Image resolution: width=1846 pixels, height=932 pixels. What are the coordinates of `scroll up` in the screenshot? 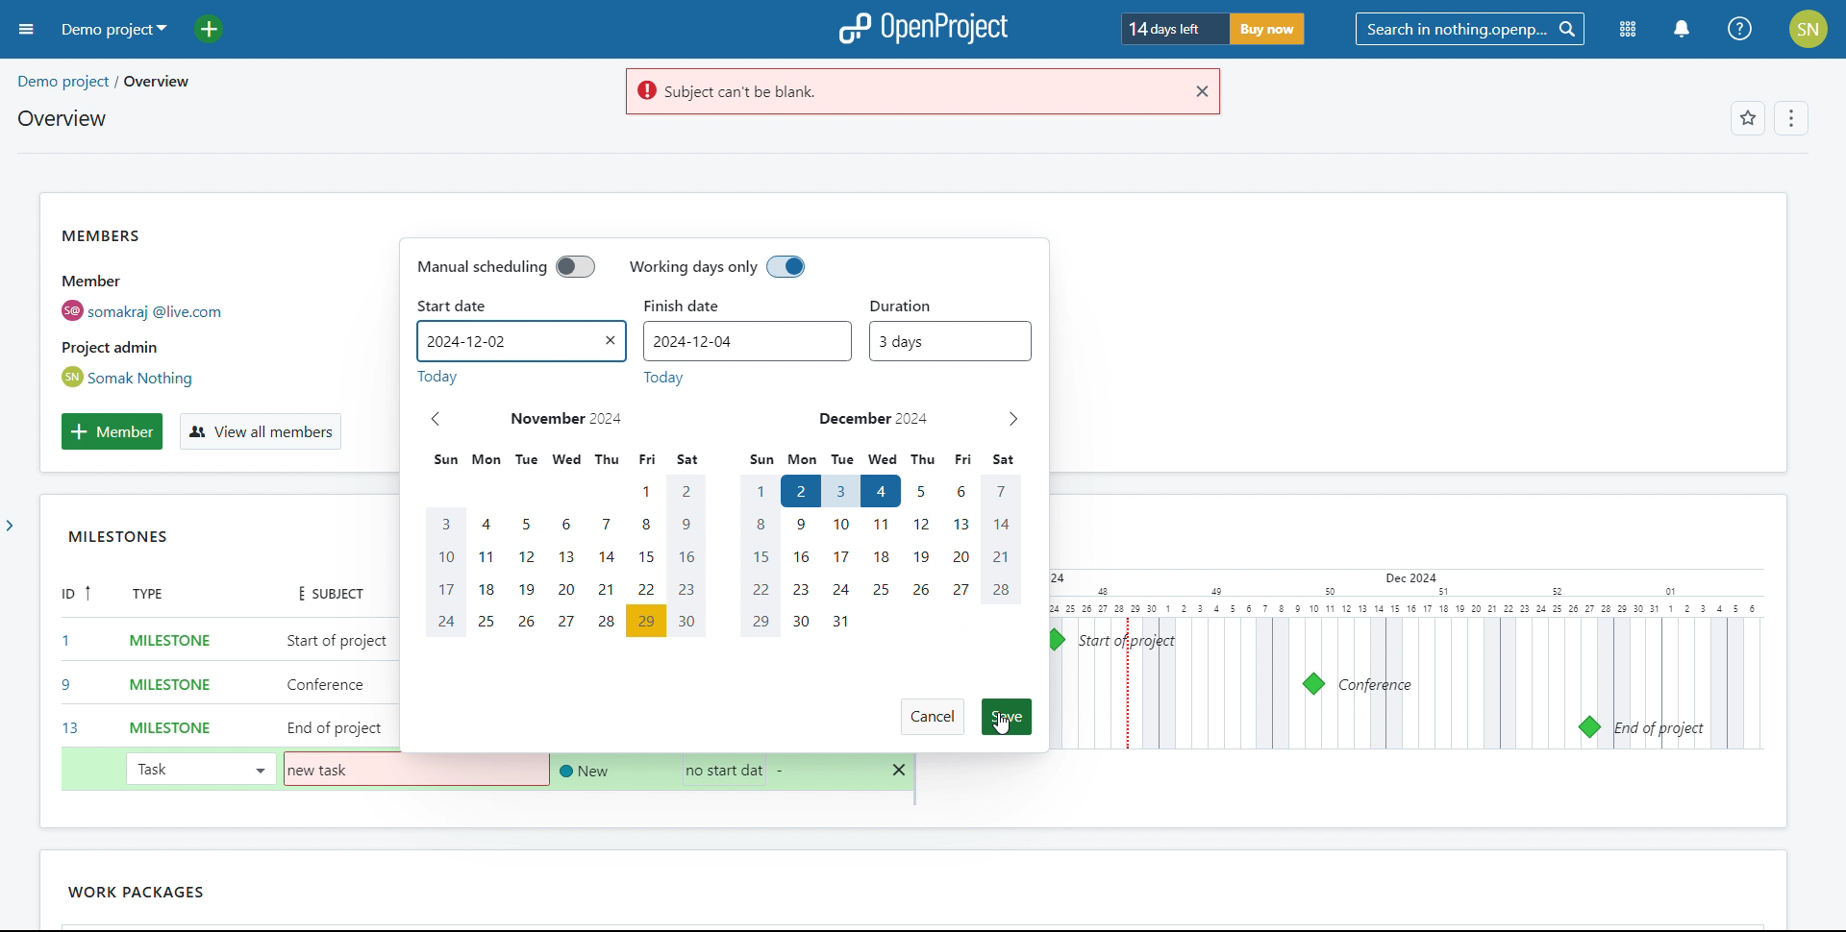 It's located at (1834, 67).